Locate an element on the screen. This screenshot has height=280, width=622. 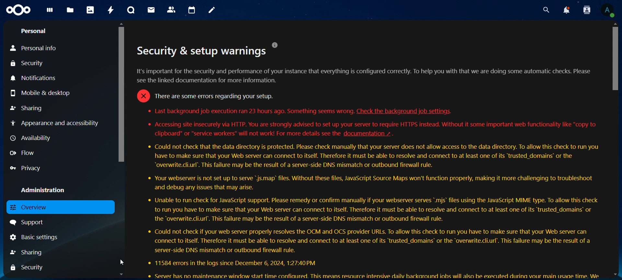
contacts is located at coordinates (171, 10).